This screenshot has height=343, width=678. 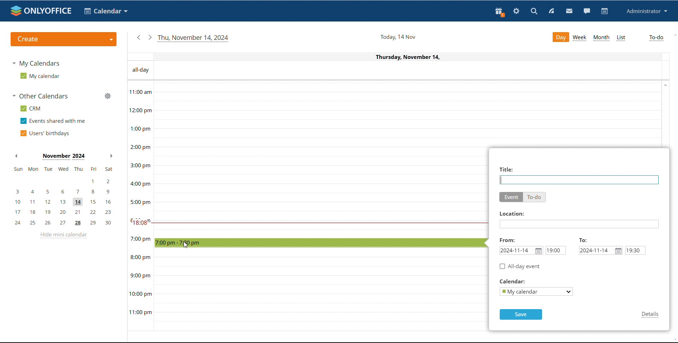 I want to click on month view, so click(x=601, y=38).